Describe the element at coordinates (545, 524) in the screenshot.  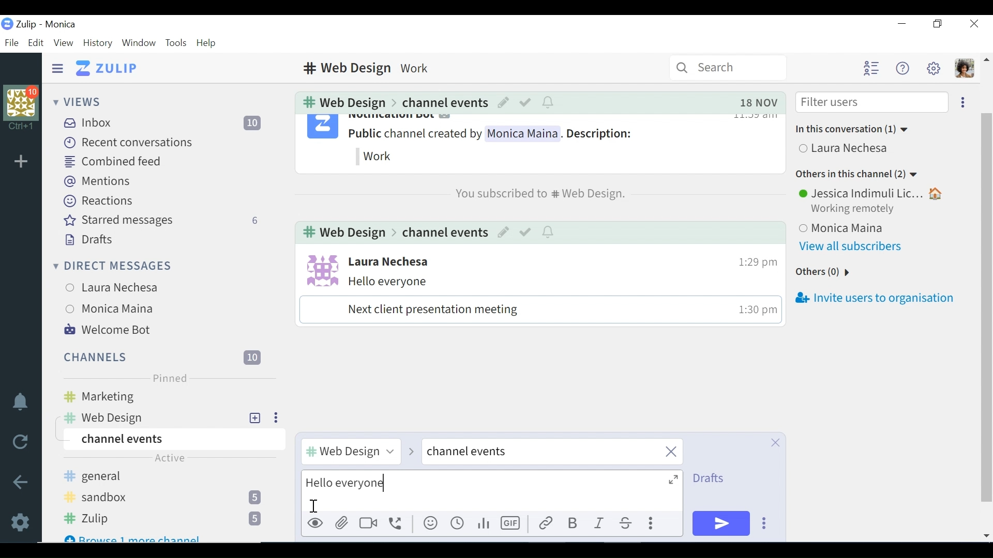
I see `link` at that location.